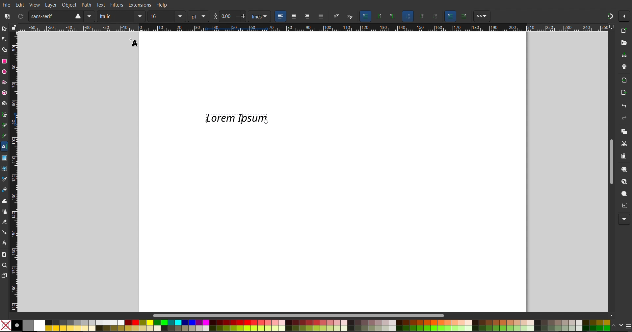  I want to click on Upright glyph orientation, so click(424, 17).